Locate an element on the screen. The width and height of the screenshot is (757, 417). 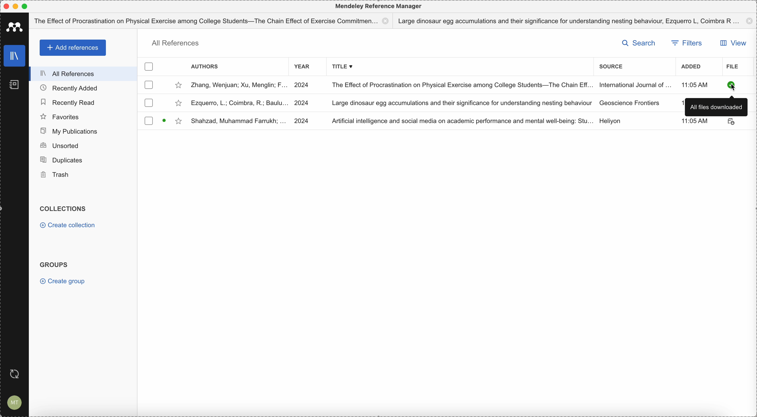
downloaded file is located at coordinates (731, 81).